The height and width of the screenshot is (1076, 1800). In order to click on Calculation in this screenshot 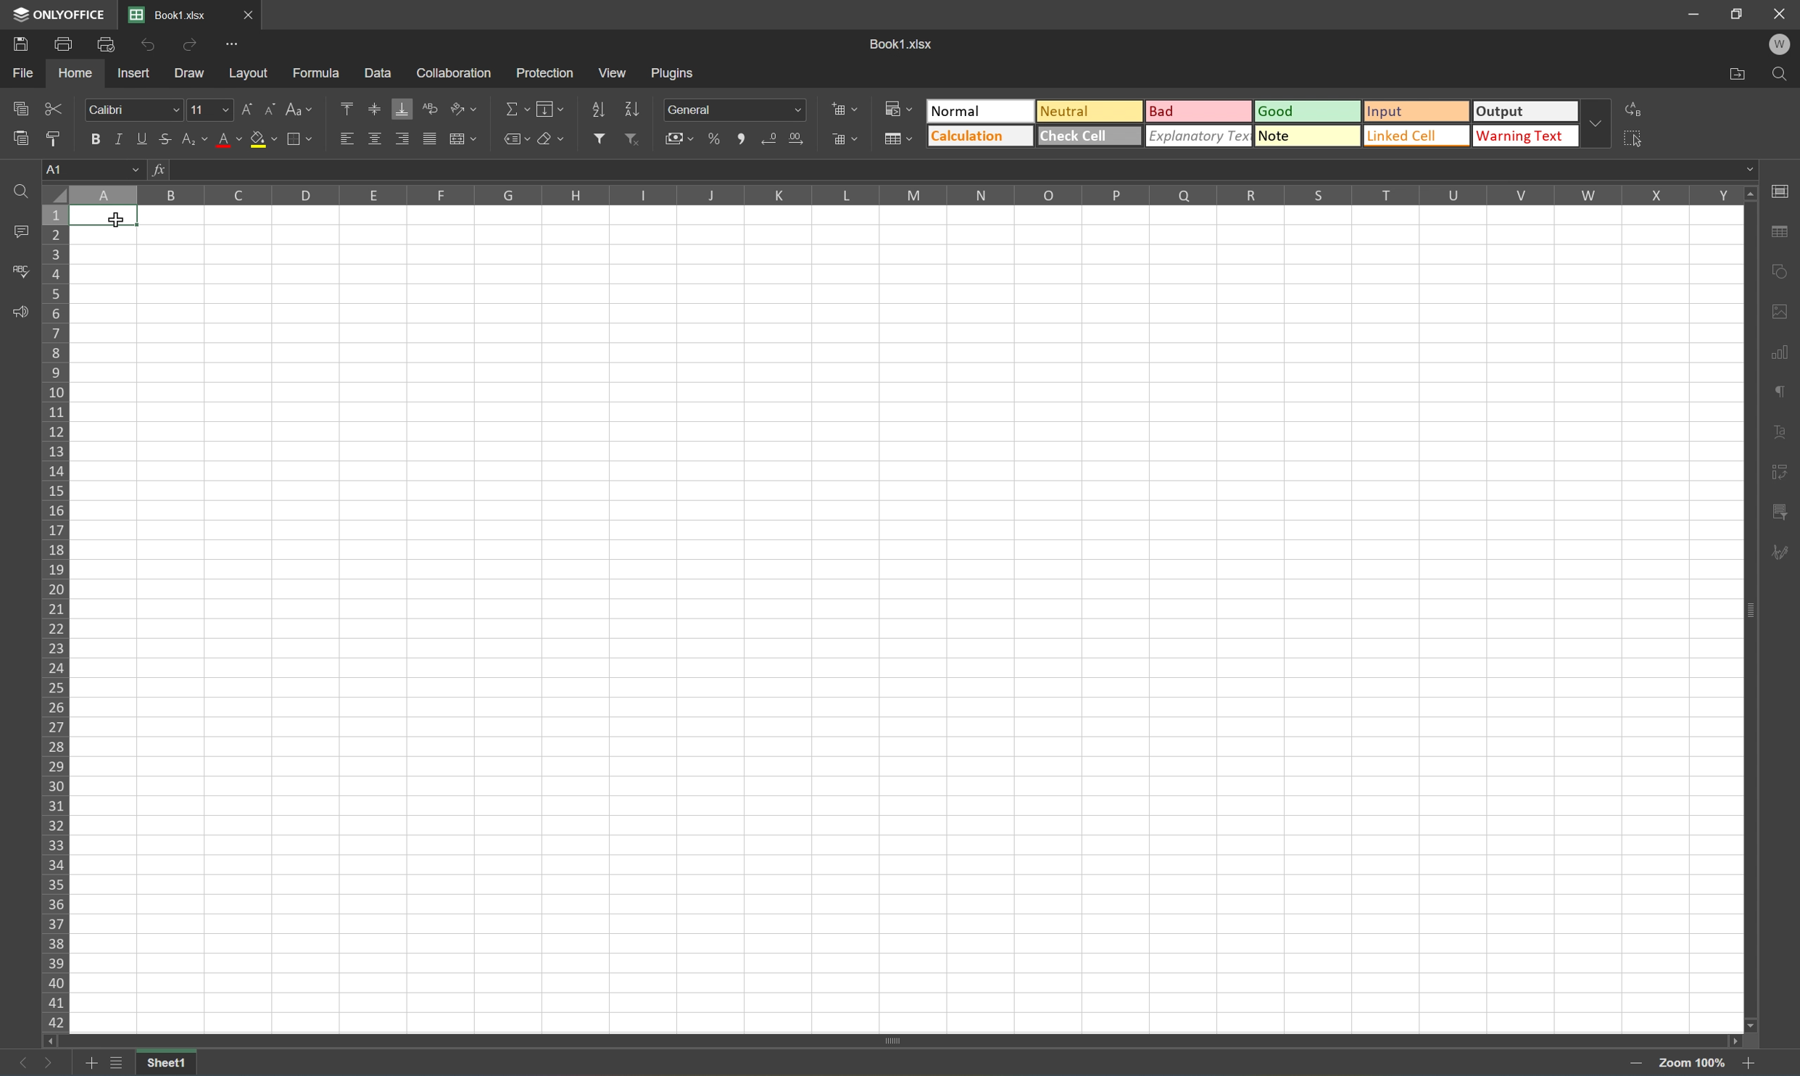, I will do `click(980, 136)`.